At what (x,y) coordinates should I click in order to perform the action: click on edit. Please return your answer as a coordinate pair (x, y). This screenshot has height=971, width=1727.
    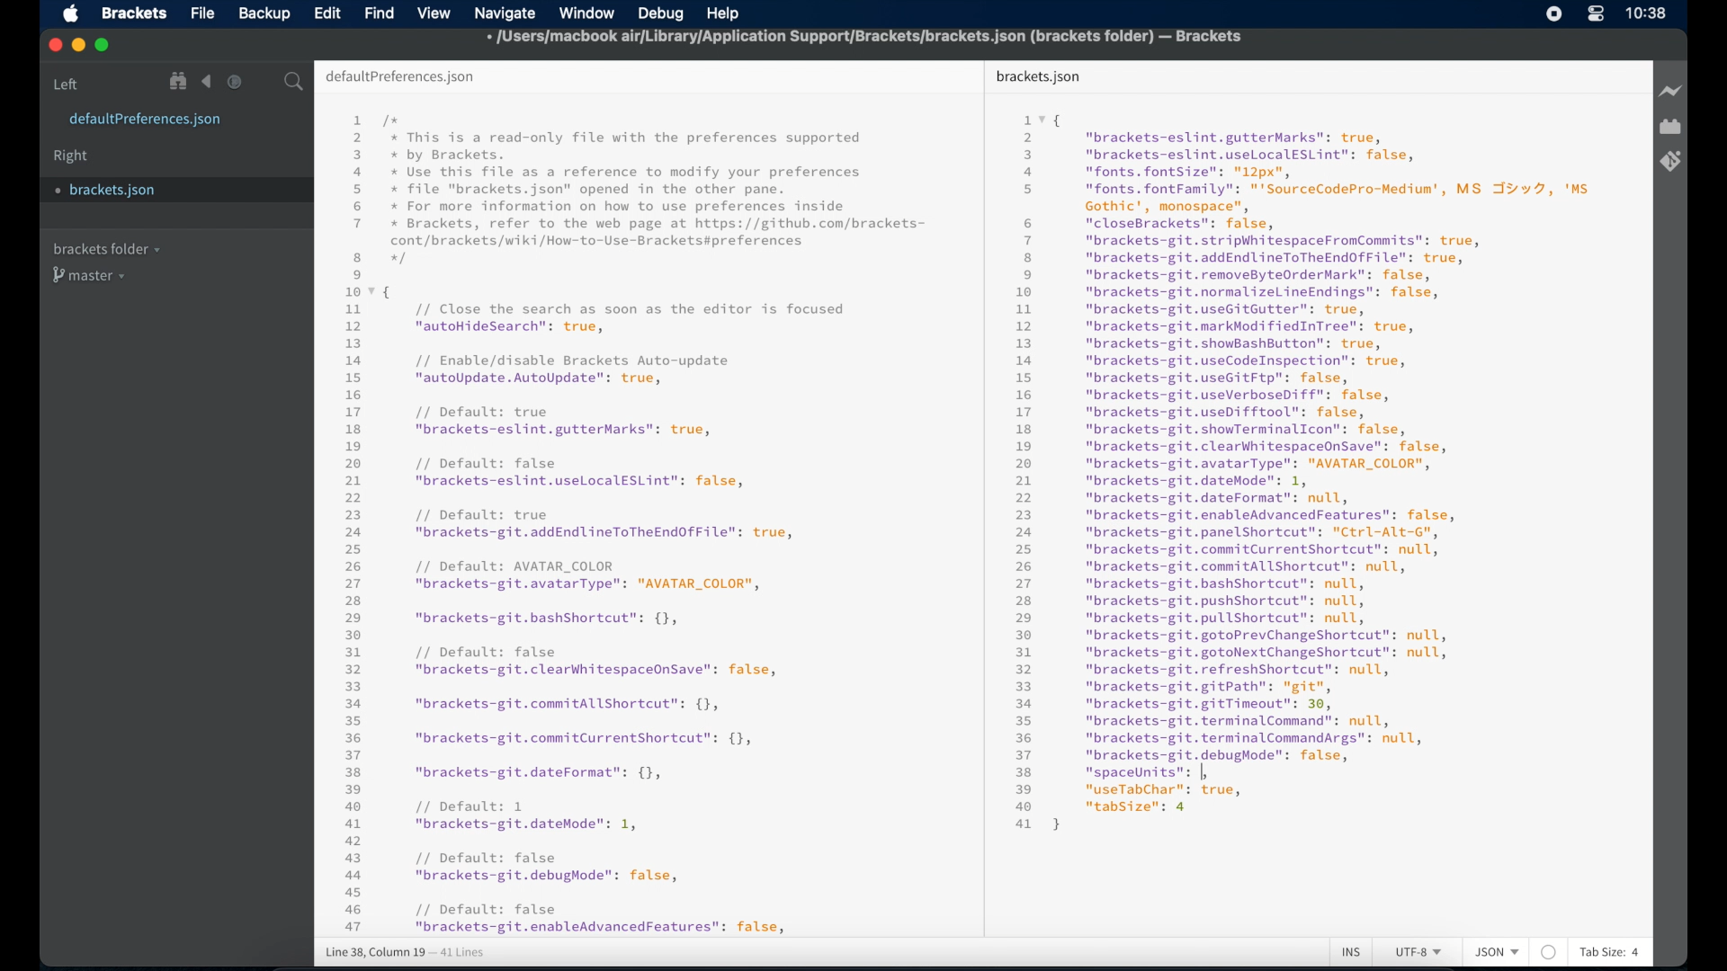
    Looking at the image, I should click on (327, 13).